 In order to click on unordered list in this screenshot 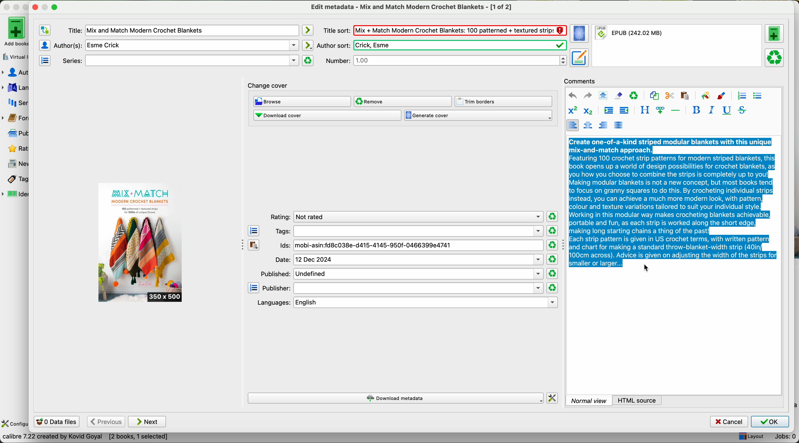, I will do `click(757, 96)`.